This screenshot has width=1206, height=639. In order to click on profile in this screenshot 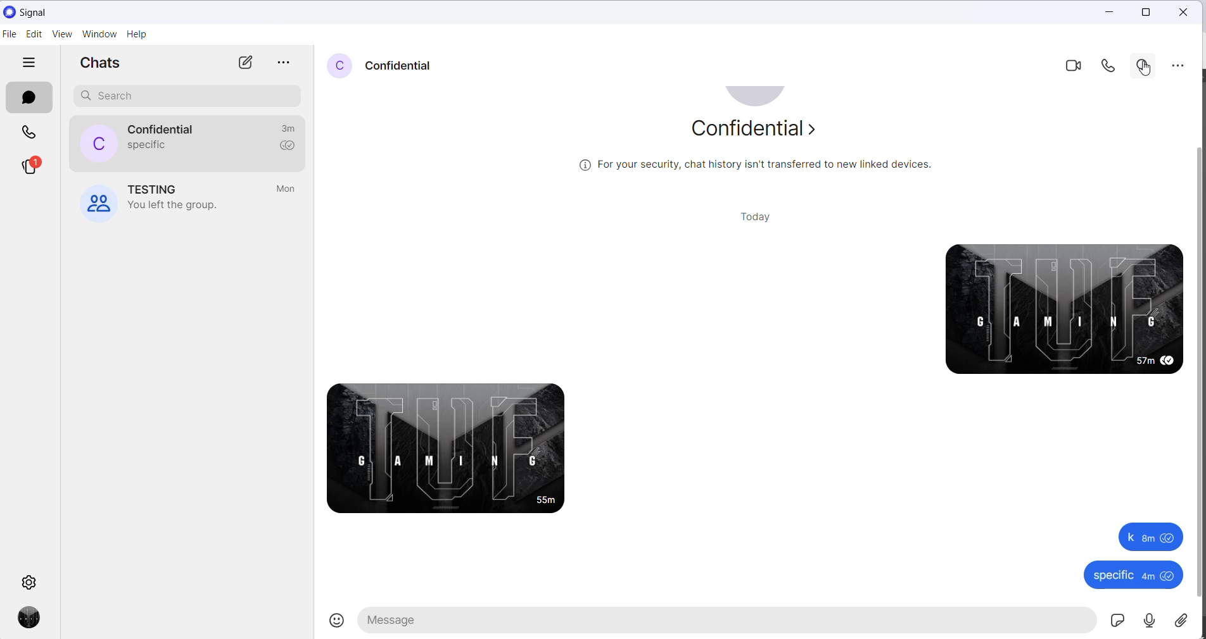, I will do `click(35, 619)`.